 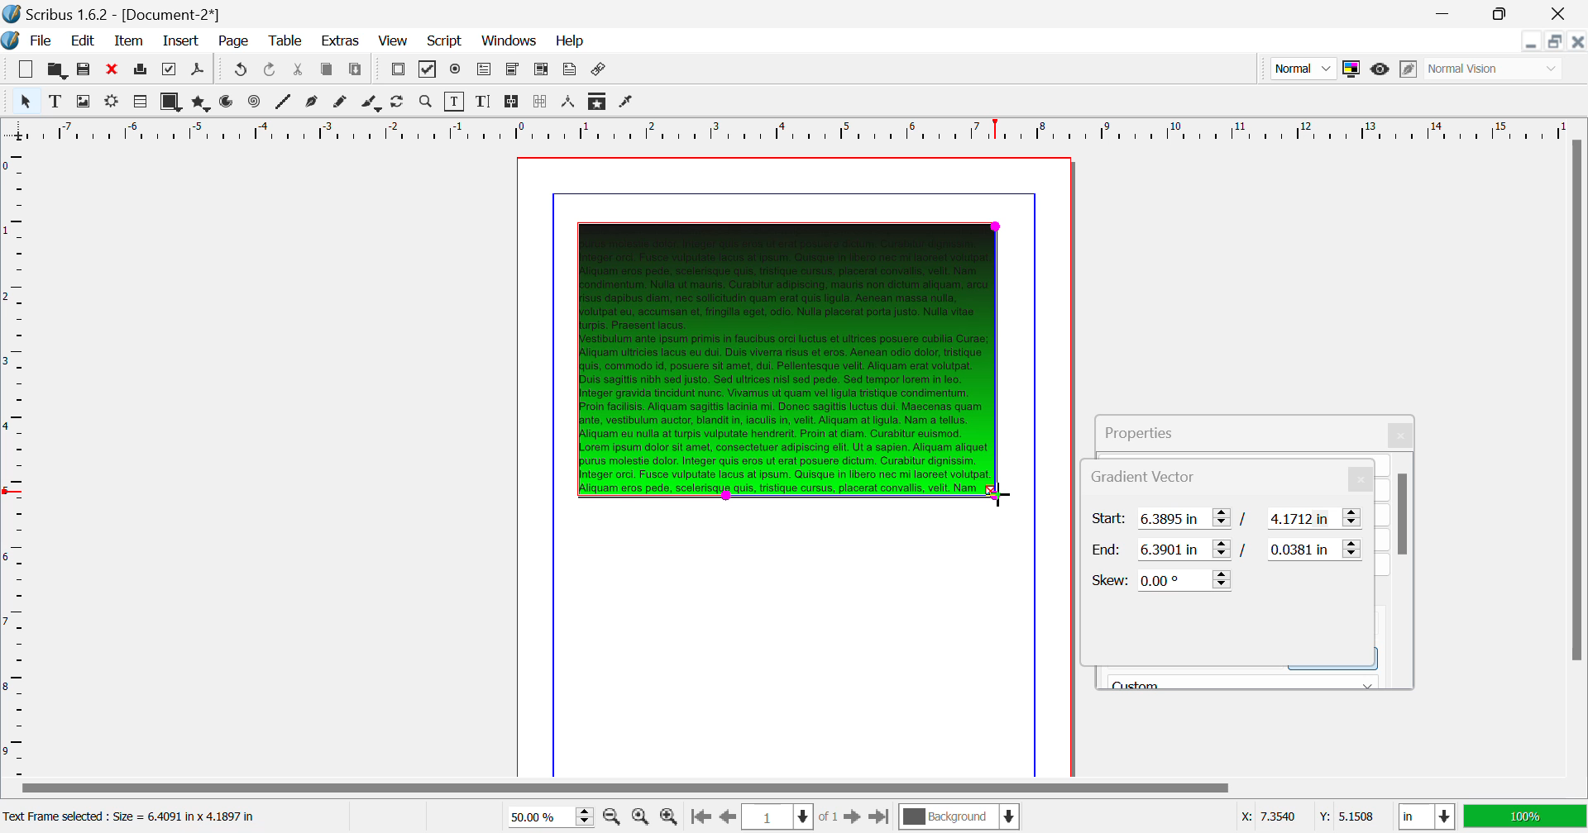 What do you see at coordinates (254, 102) in the screenshot?
I see `Spiral` at bounding box center [254, 102].